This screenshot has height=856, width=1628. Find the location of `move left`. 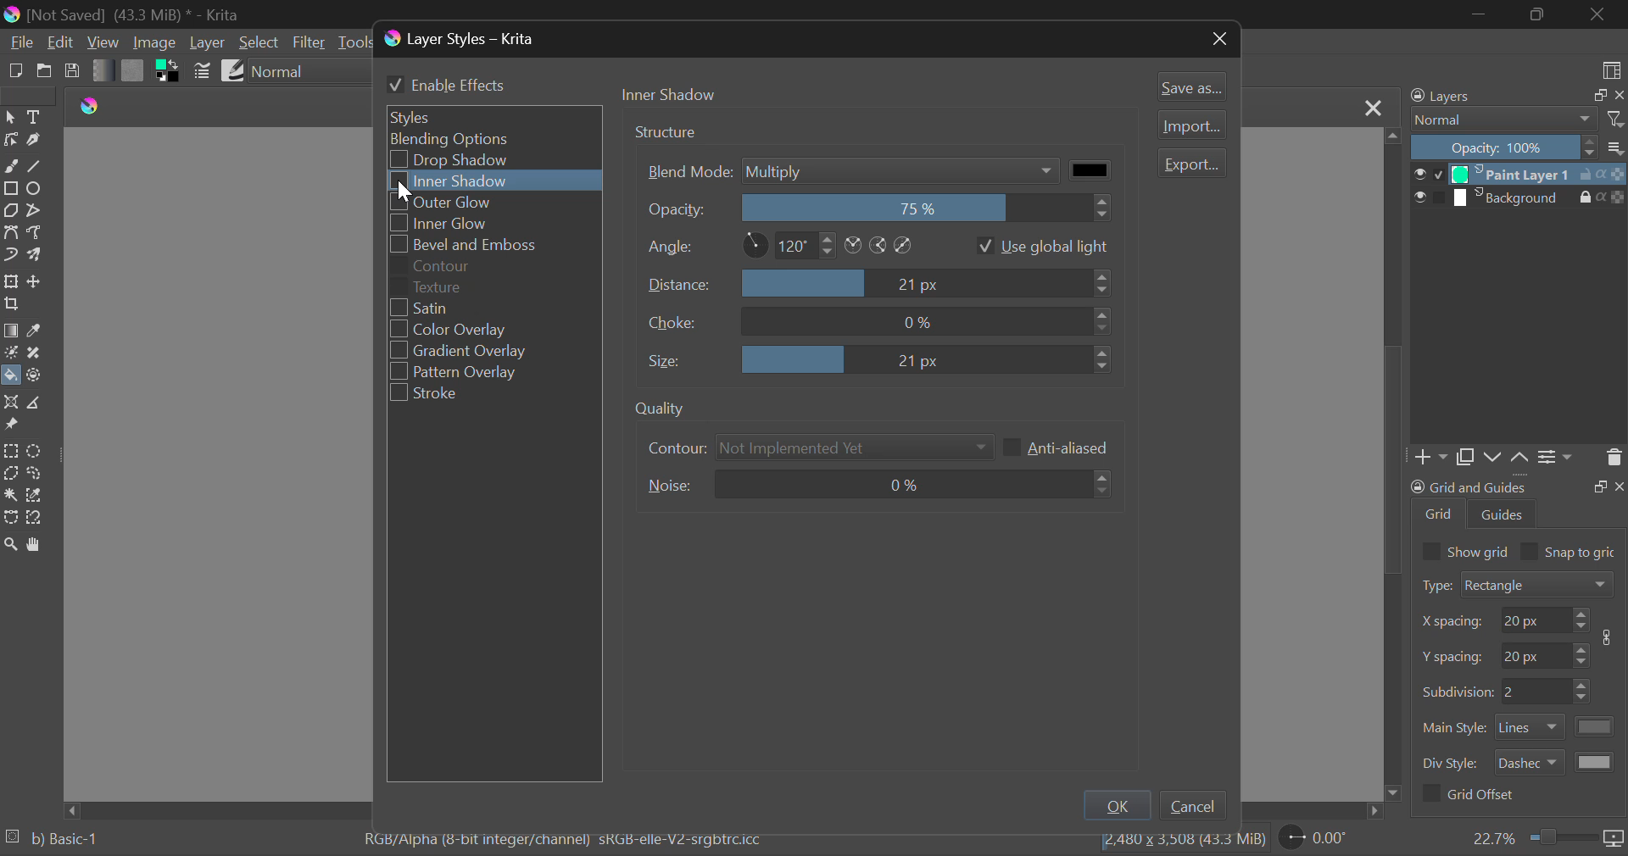

move left is located at coordinates (70, 811).